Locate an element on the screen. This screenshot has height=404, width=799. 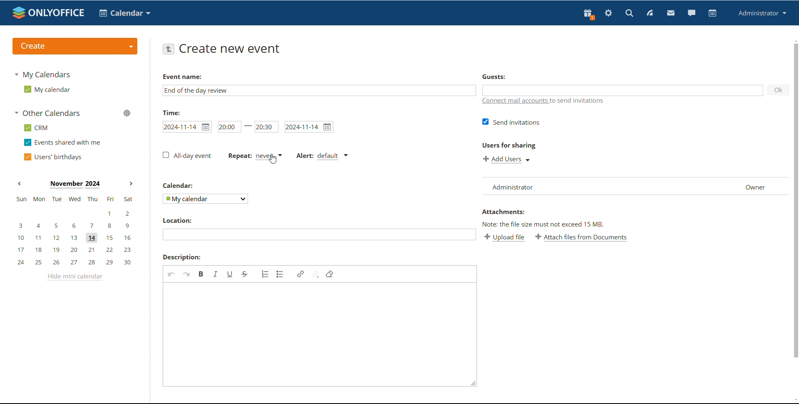
send invitations is located at coordinates (511, 122).